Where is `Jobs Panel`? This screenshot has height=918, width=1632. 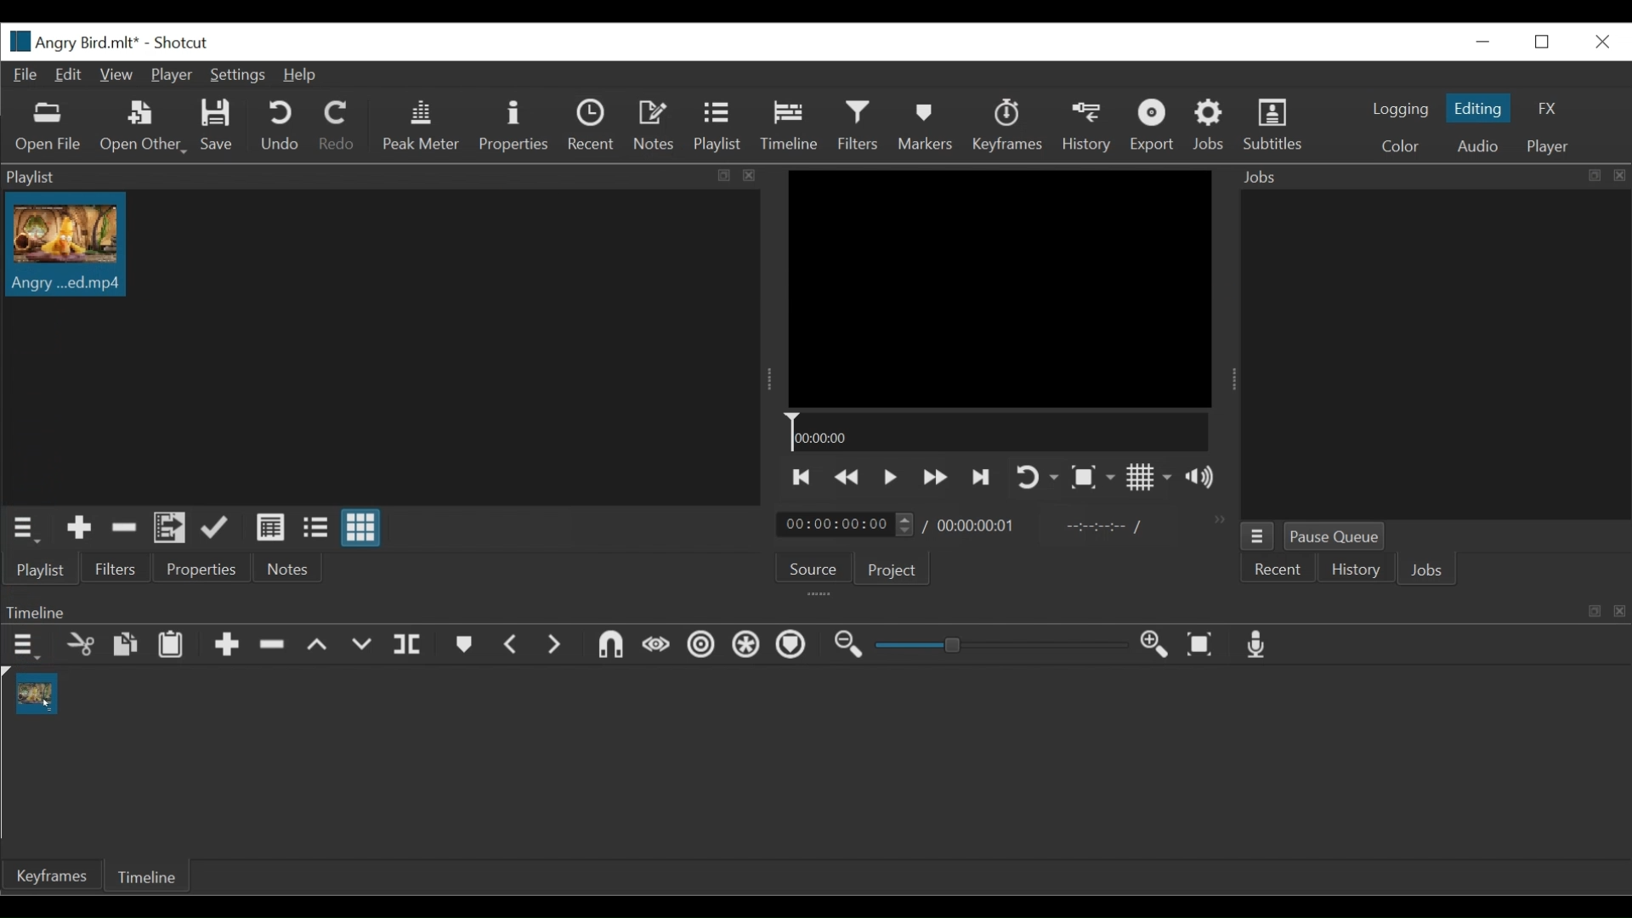
Jobs Panel is located at coordinates (1432, 178).